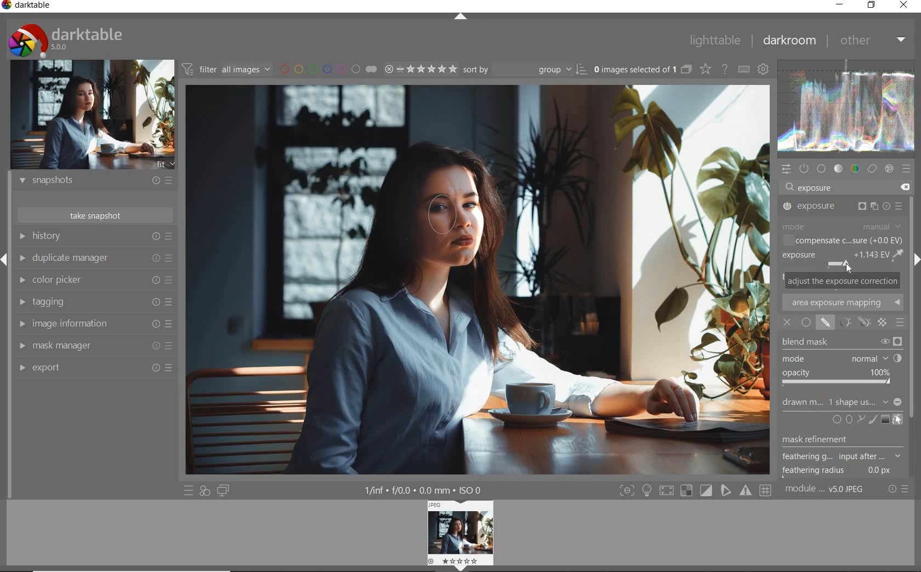 Image resolution: width=921 pixels, height=572 pixels. Describe the element at coordinates (189, 490) in the screenshot. I see `quick access to presets` at that location.